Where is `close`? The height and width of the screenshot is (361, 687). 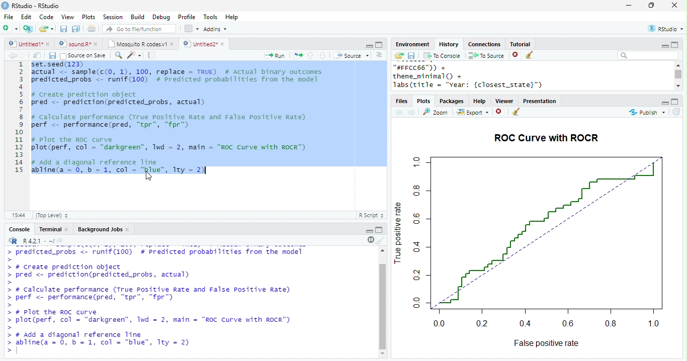 close is located at coordinates (49, 44).